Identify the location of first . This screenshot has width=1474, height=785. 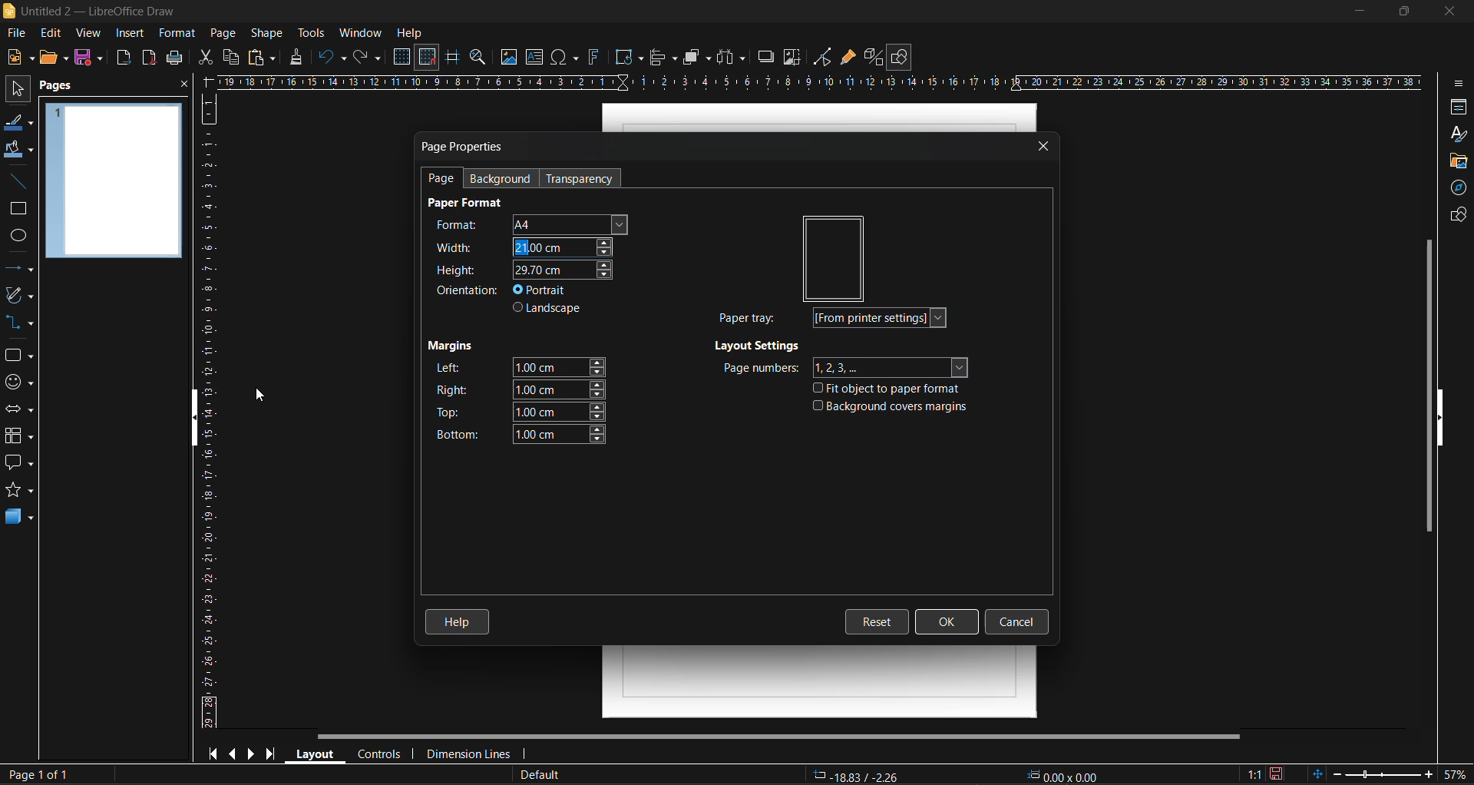
(214, 755).